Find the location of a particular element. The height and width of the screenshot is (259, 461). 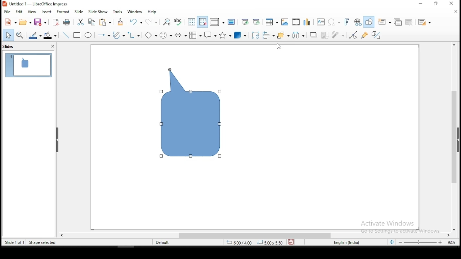

save is located at coordinates (292, 242).